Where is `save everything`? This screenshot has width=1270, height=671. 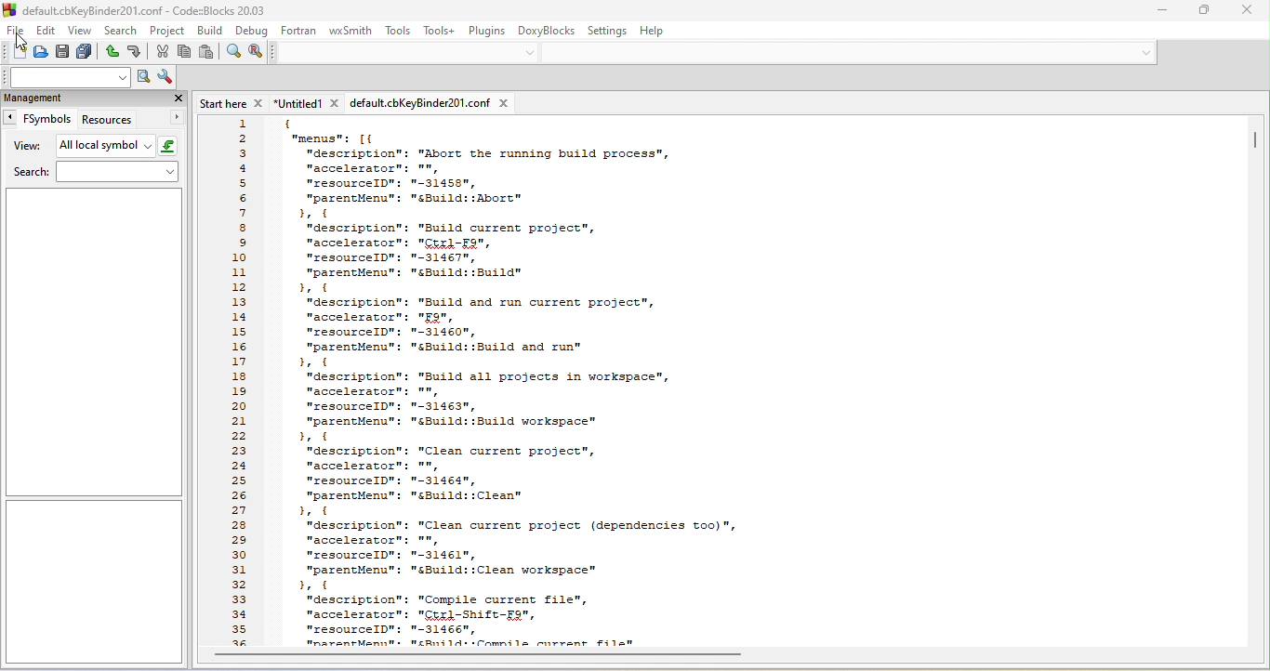 save everything is located at coordinates (86, 51).